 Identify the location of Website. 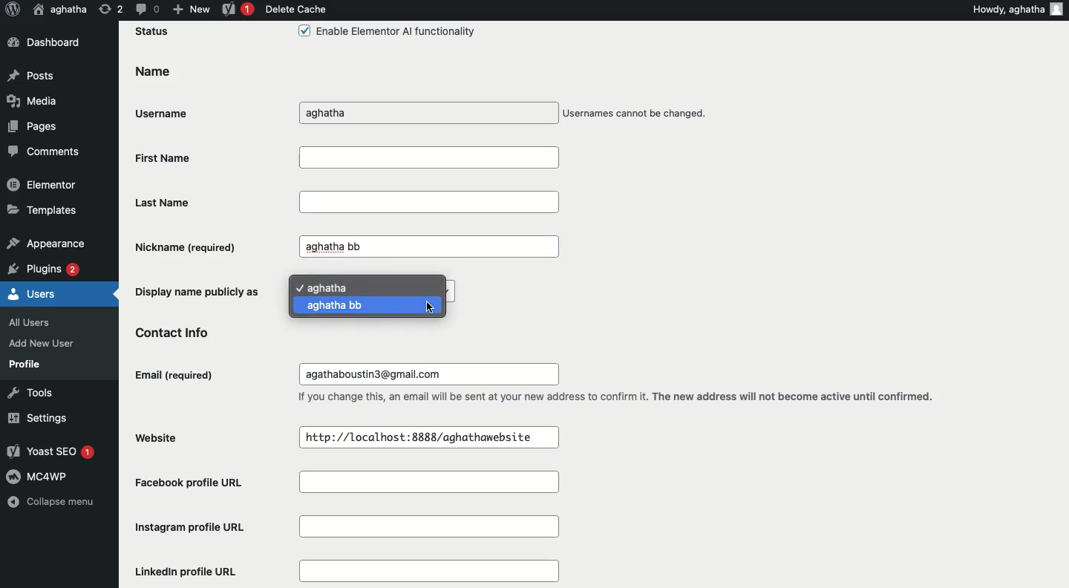
(163, 437).